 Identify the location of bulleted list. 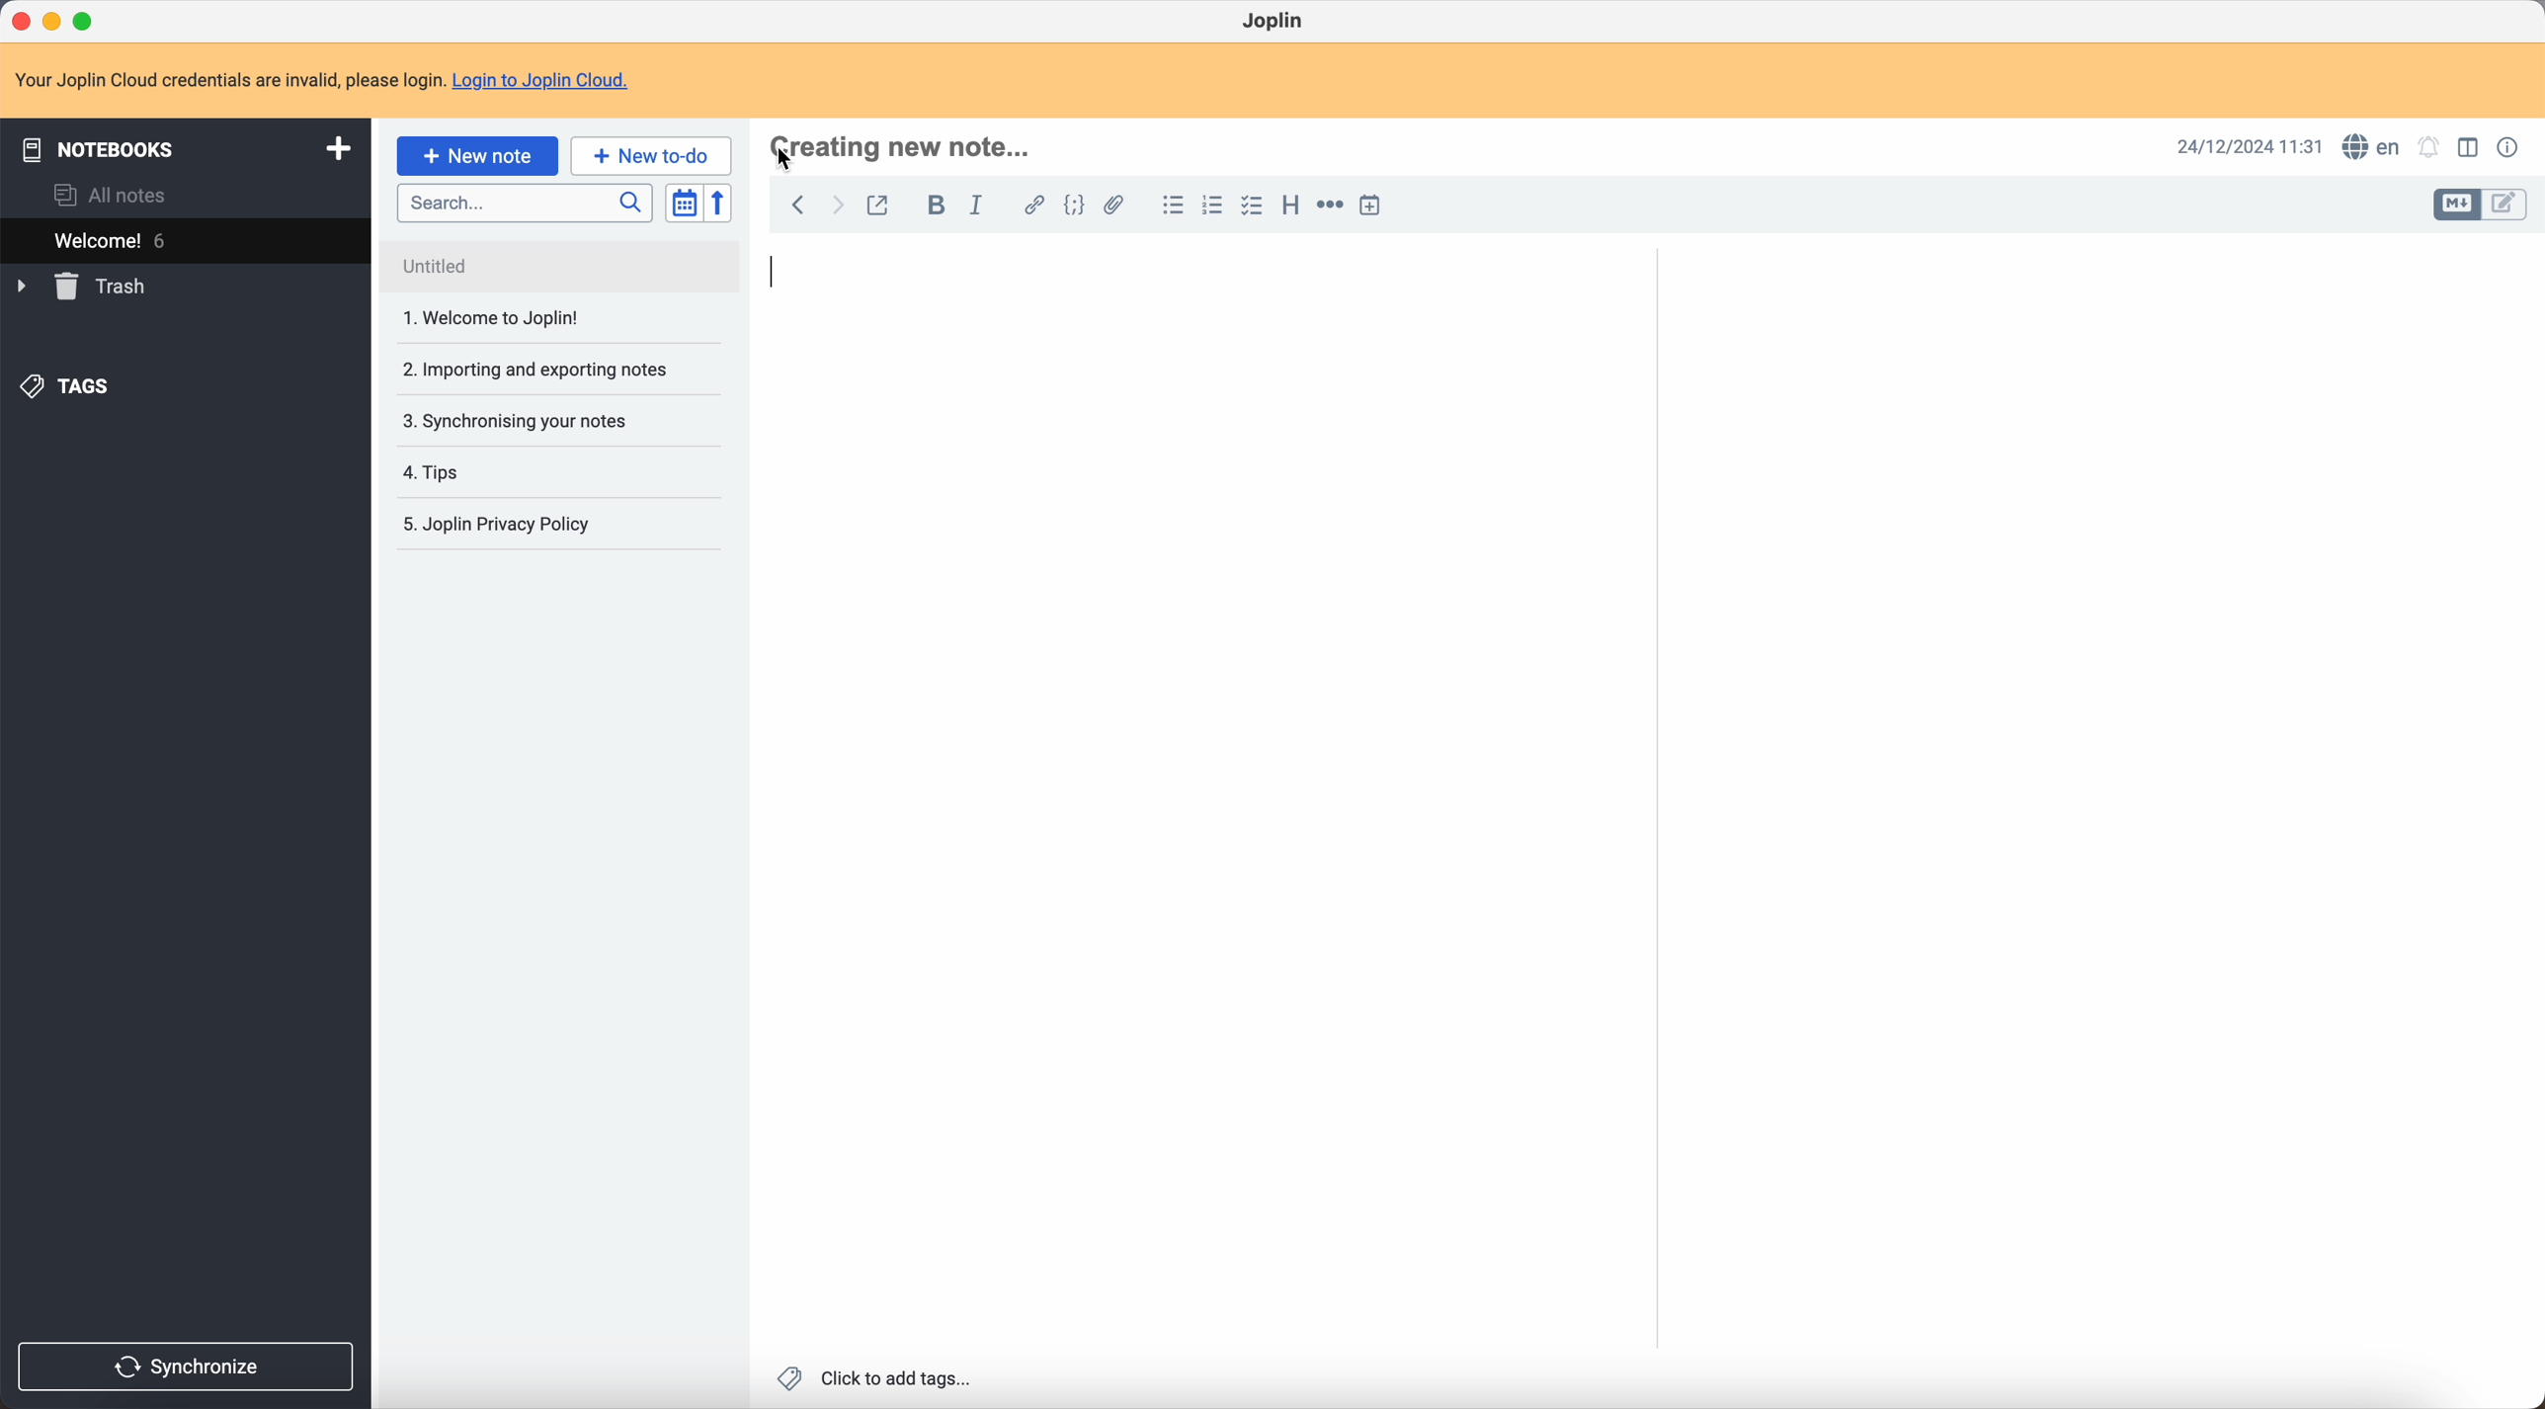
(1173, 207).